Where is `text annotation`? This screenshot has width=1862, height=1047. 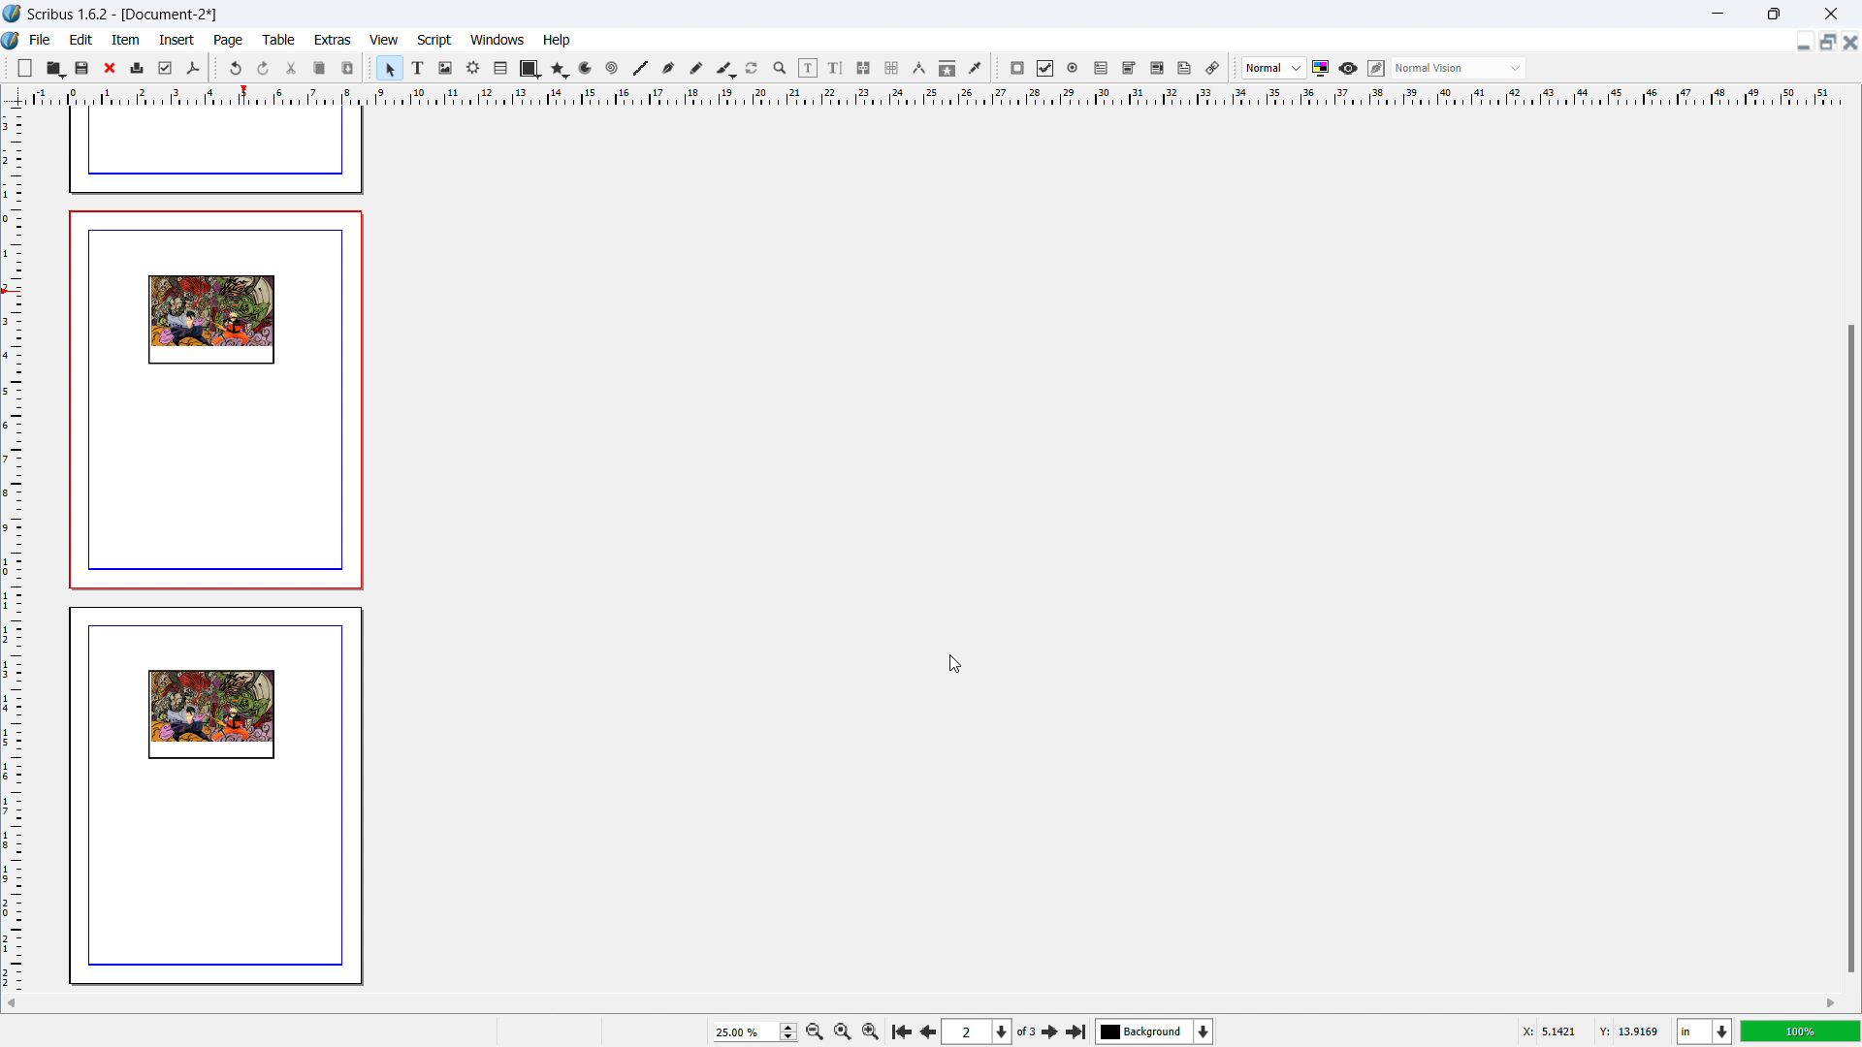 text annotation is located at coordinates (1185, 69).